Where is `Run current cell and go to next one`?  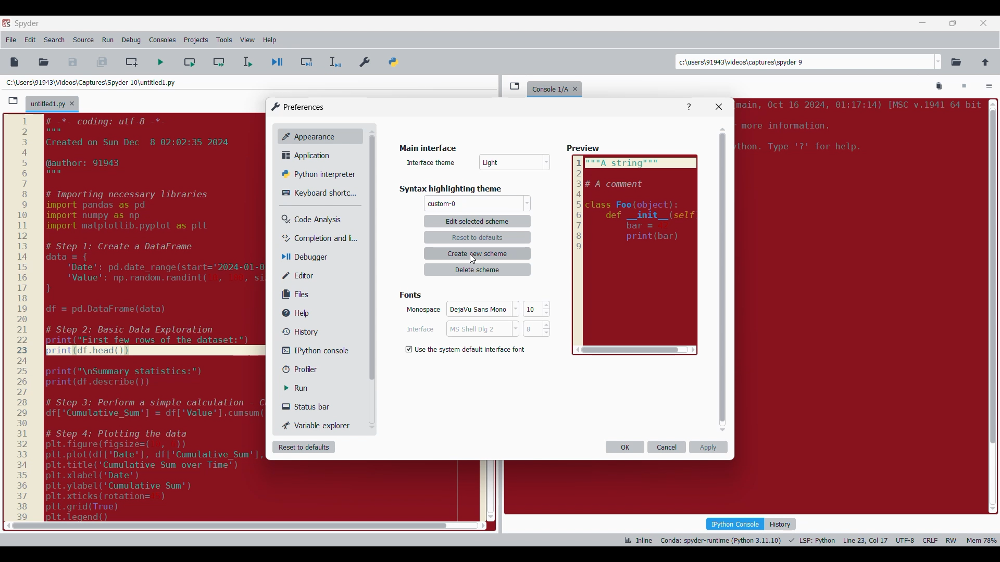
Run current cell and go to next one is located at coordinates (219, 62).